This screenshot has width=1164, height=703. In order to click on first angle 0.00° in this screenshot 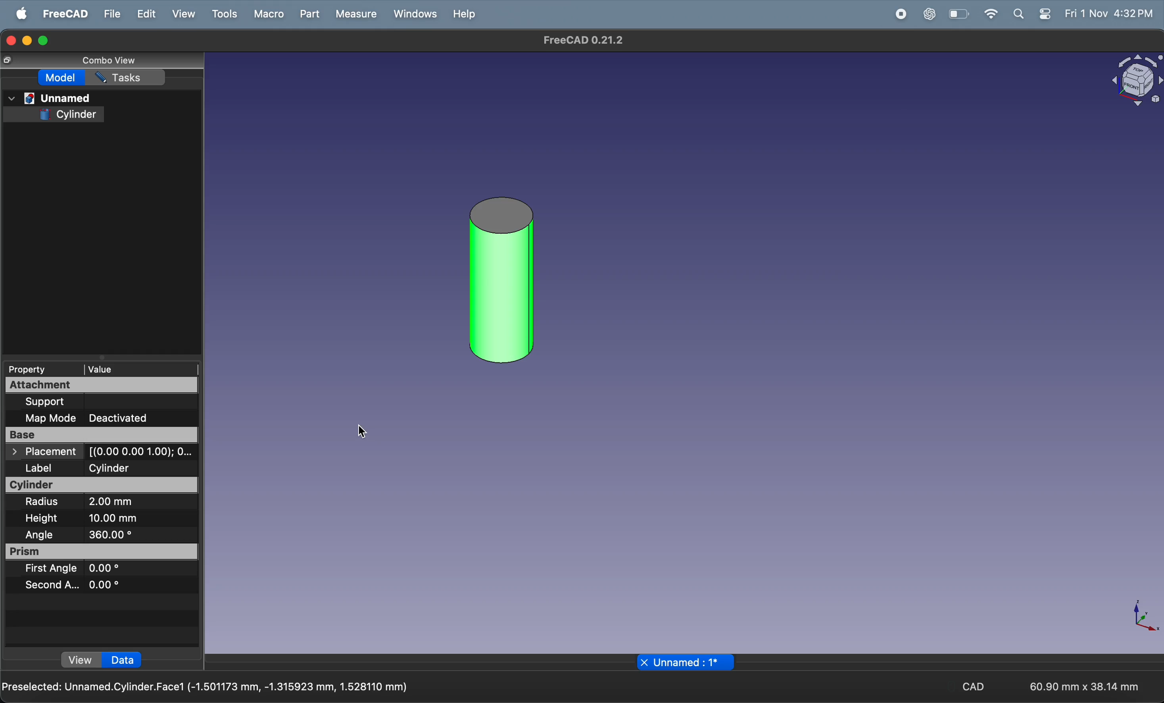, I will do `click(71, 569)`.